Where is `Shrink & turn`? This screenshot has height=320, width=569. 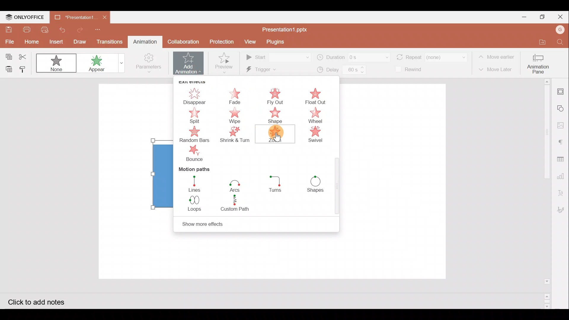
Shrink & turn is located at coordinates (237, 136).